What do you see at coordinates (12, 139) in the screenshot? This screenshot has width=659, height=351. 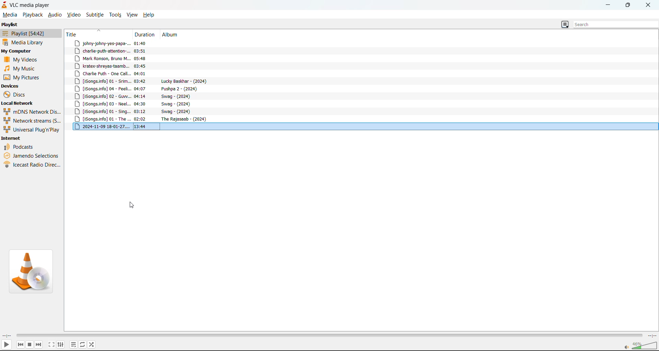 I see `internet` at bounding box center [12, 139].